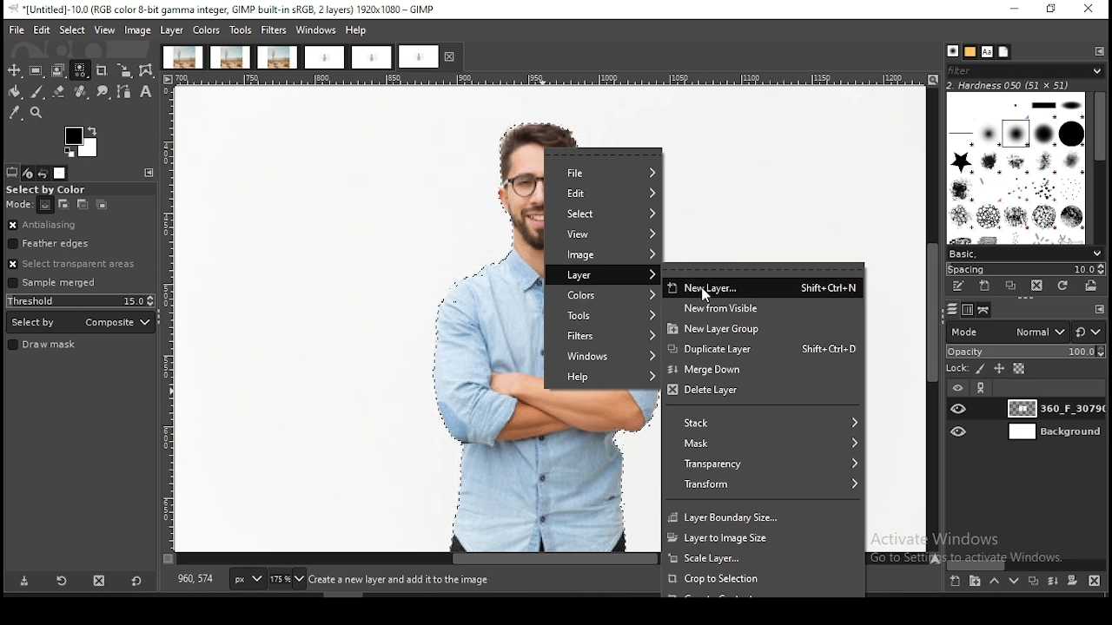 This screenshot has height=625, width=1112. What do you see at coordinates (100, 206) in the screenshot?
I see `intersect with the current selection` at bounding box center [100, 206].